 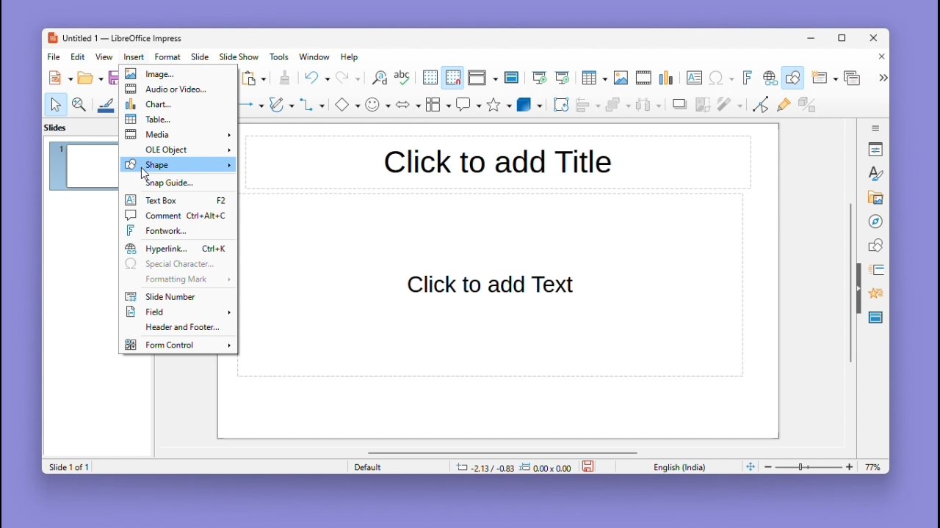 What do you see at coordinates (317, 78) in the screenshot?
I see `undo` at bounding box center [317, 78].